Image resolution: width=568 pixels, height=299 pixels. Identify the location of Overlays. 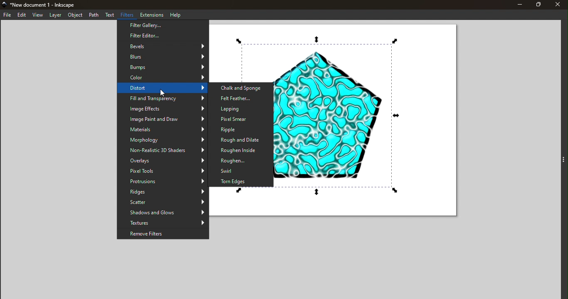
(163, 161).